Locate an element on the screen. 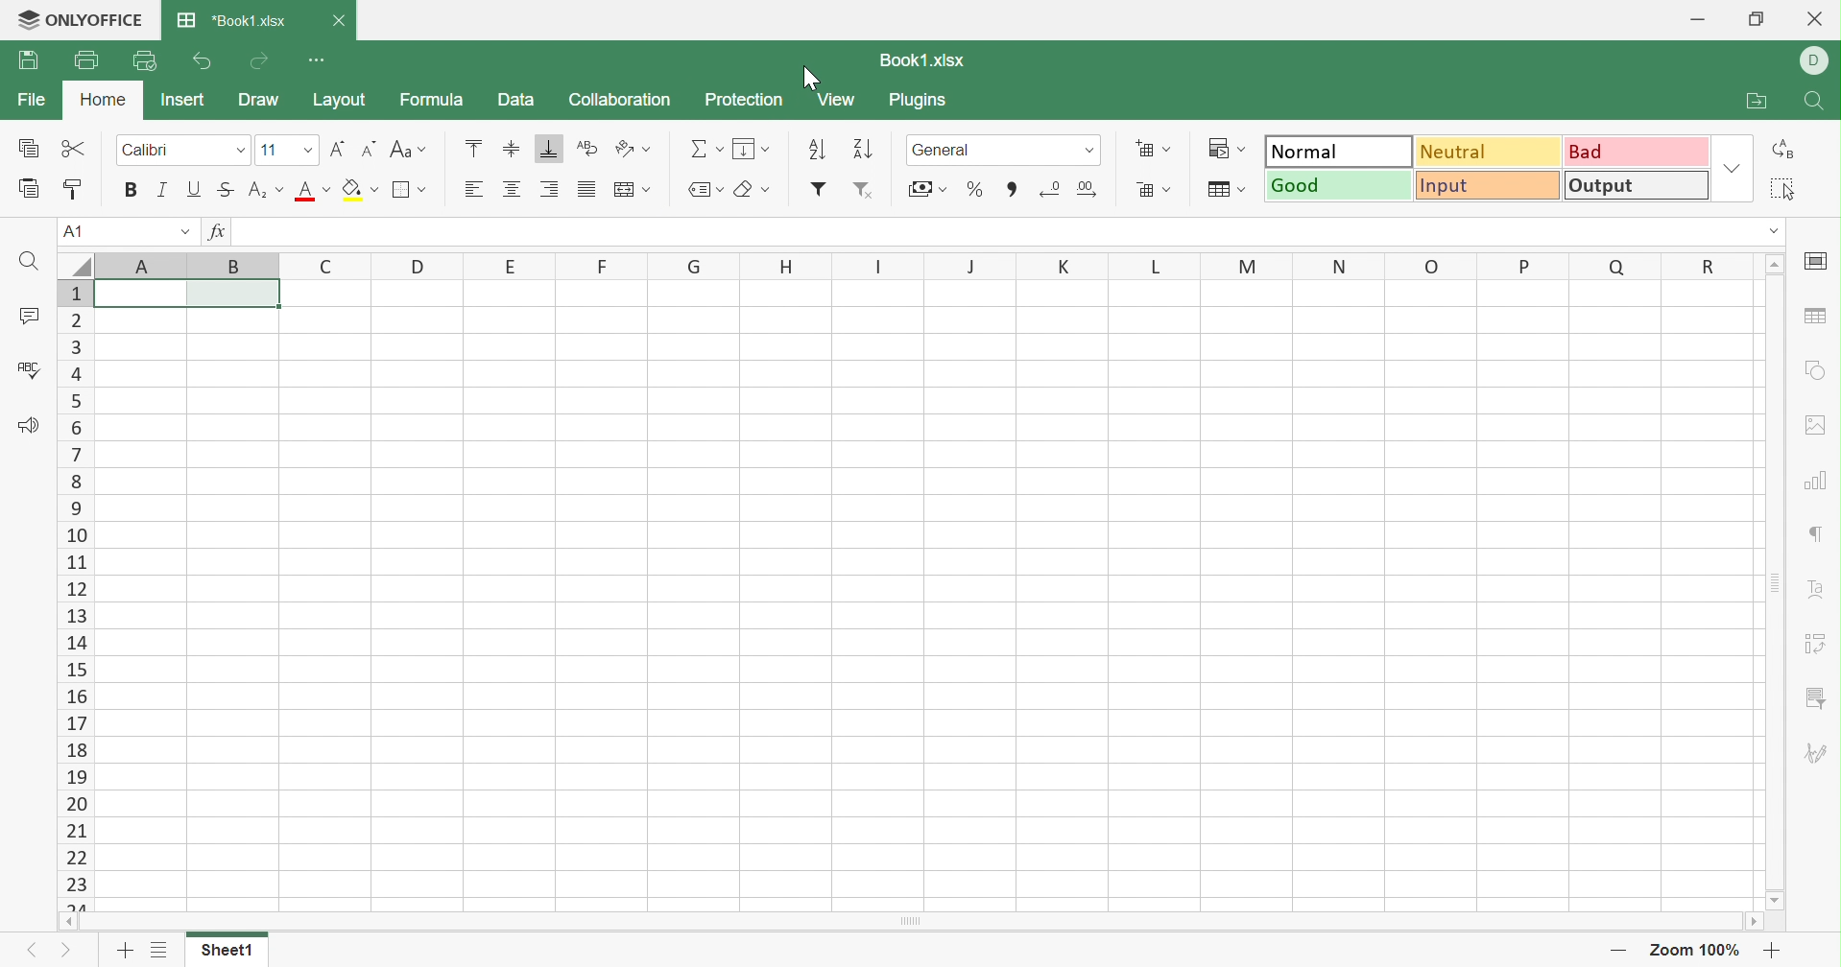  Align Right is located at coordinates (553, 189).